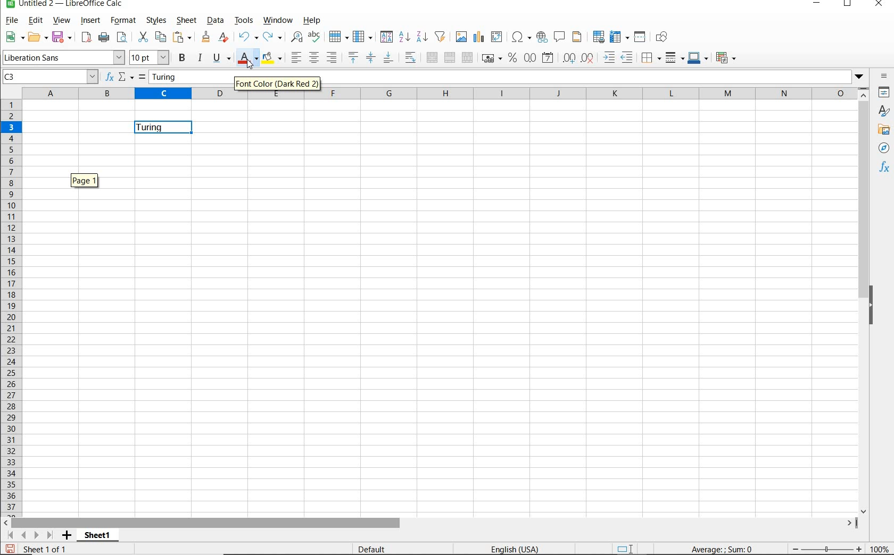 Image resolution: width=894 pixels, height=555 pixels. I want to click on SPELLING, so click(315, 36).